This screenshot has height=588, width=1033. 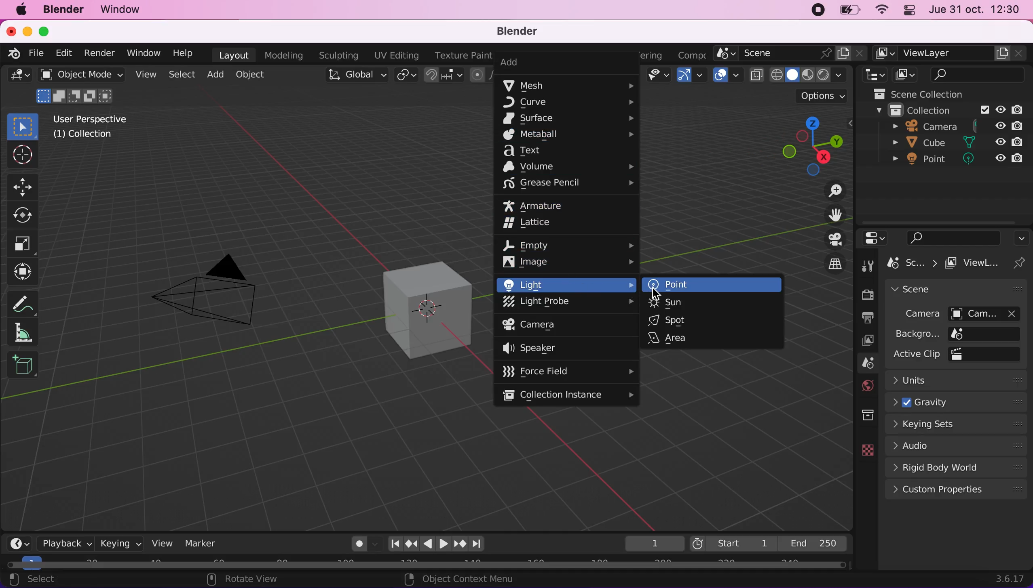 I want to click on move the view, so click(x=830, y=215).